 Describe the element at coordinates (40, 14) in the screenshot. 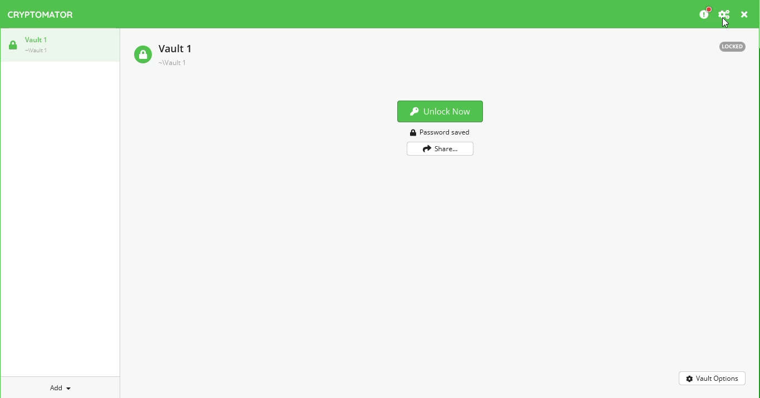

I see `cryptomator` at that location.